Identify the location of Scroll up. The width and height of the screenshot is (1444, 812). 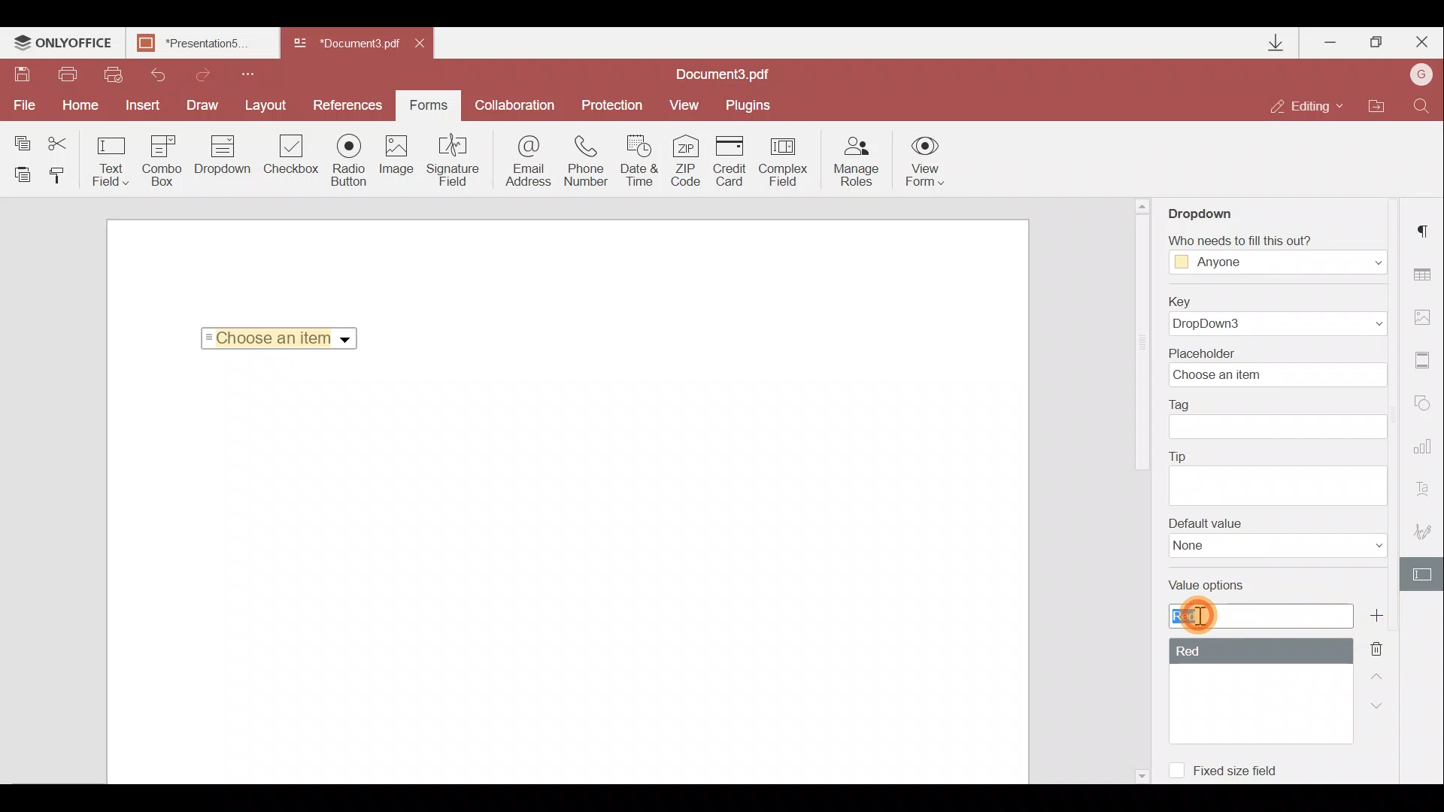
(1143, 205).